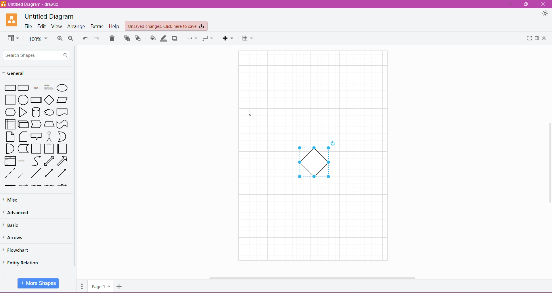 The image size is (552, 293). I want to click on Unsaved Changes. Click here to save, so click(166, 26).